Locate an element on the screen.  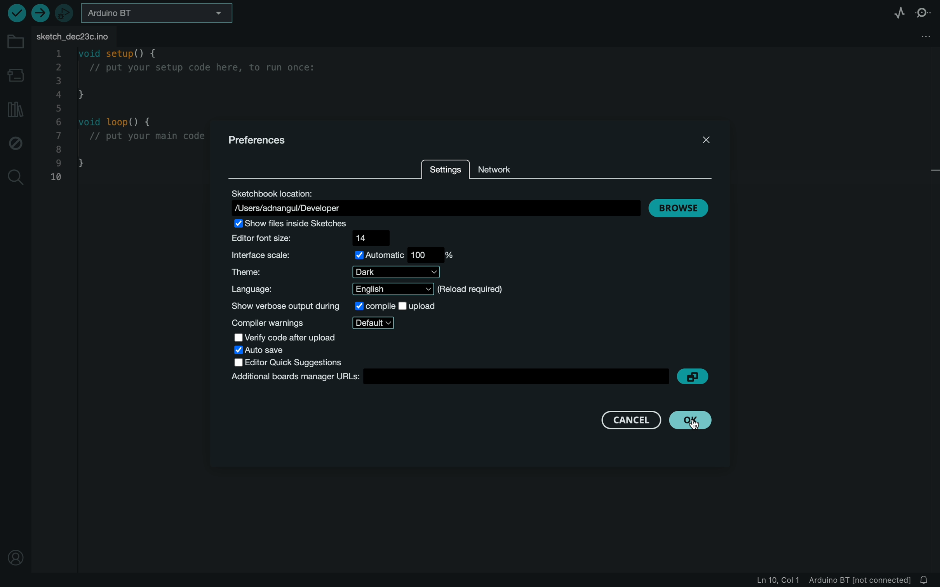
click to confirm is located at coordinates (691, 420).